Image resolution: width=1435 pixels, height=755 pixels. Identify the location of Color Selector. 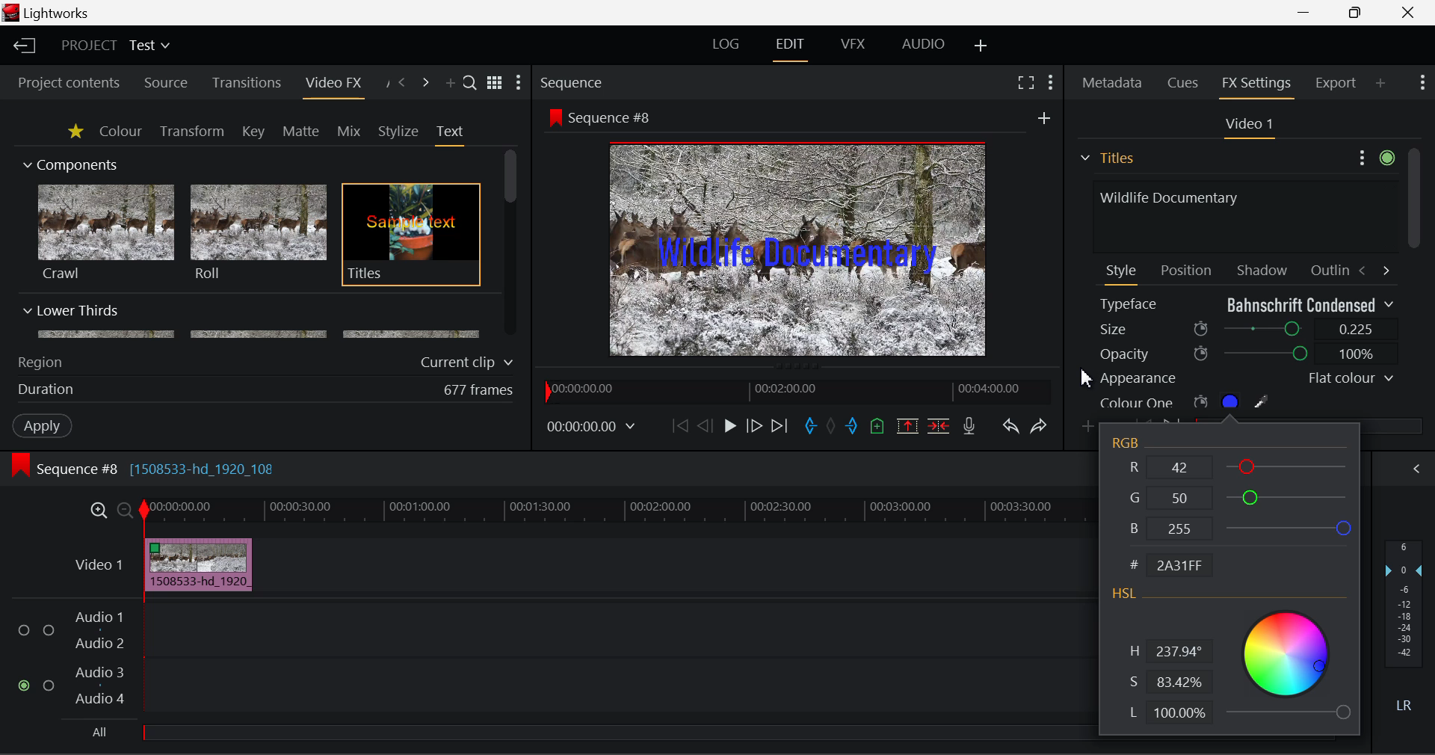
(1287, 663).